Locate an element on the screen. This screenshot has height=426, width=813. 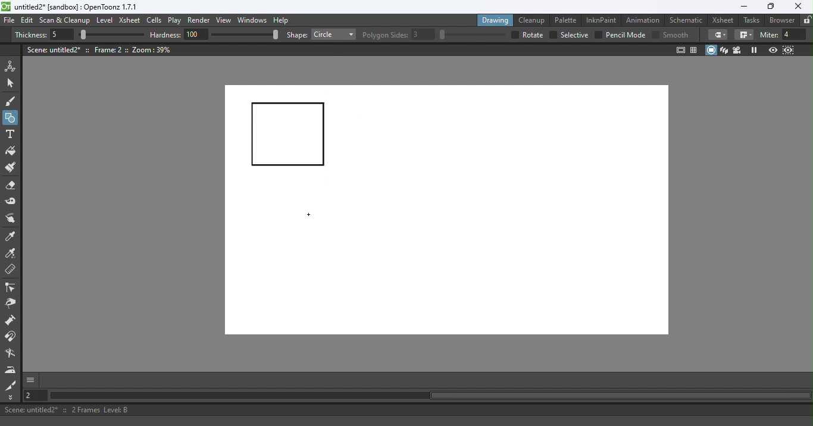
Cutter tool is located at coordinates (11, 385).